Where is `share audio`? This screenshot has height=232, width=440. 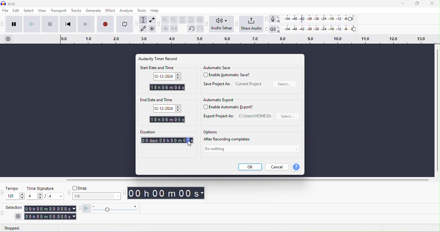
share audio is located at coordinates (250, 24).